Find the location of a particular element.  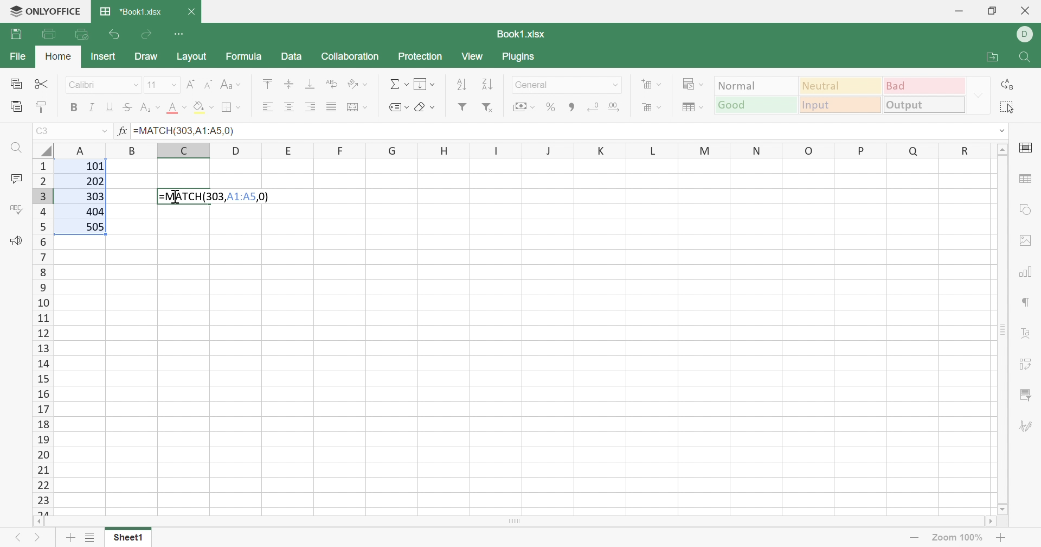

Copy Style is located at coordinates (43, 106).